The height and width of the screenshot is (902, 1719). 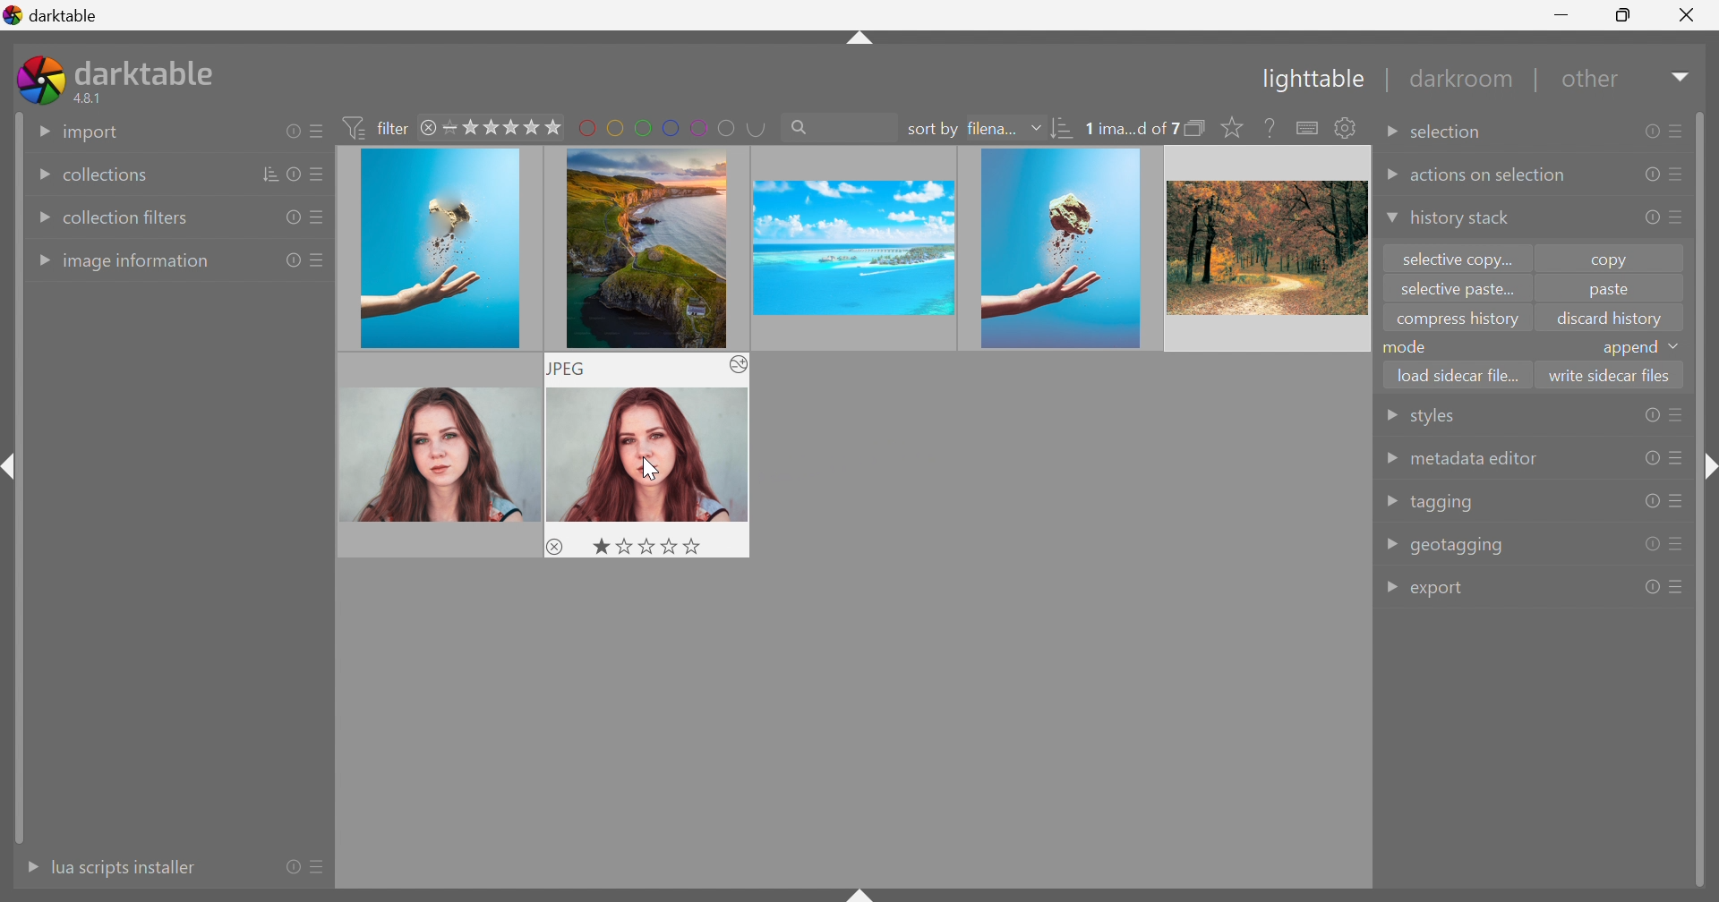 I want to click on Drop Down, so click(x=1391, y=501).